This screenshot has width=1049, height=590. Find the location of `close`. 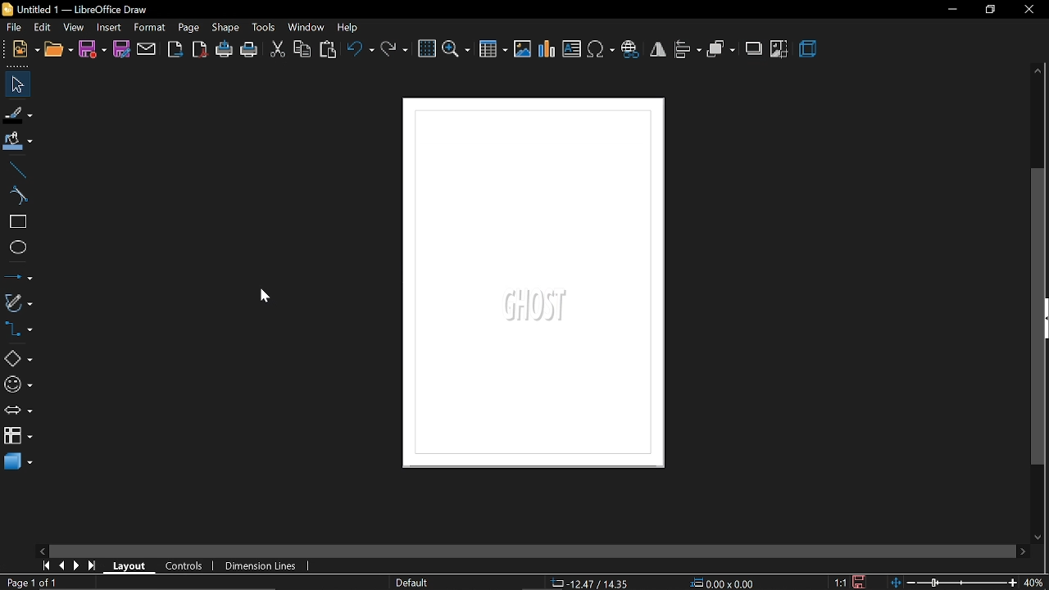

close is located at coordinates (1029, 11).